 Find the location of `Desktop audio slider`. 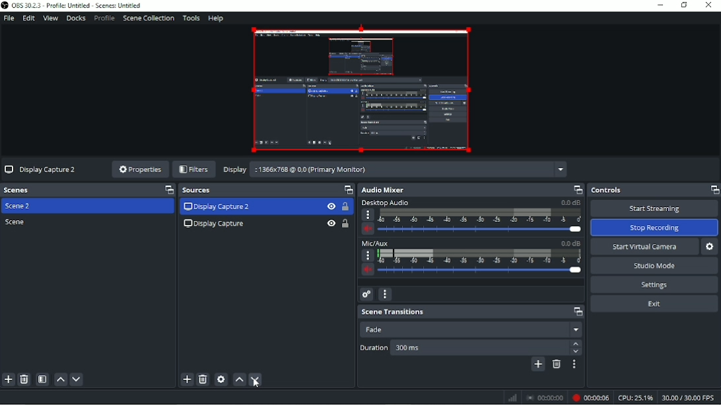

Desktop audio slider is located at coordinates (470, 218).